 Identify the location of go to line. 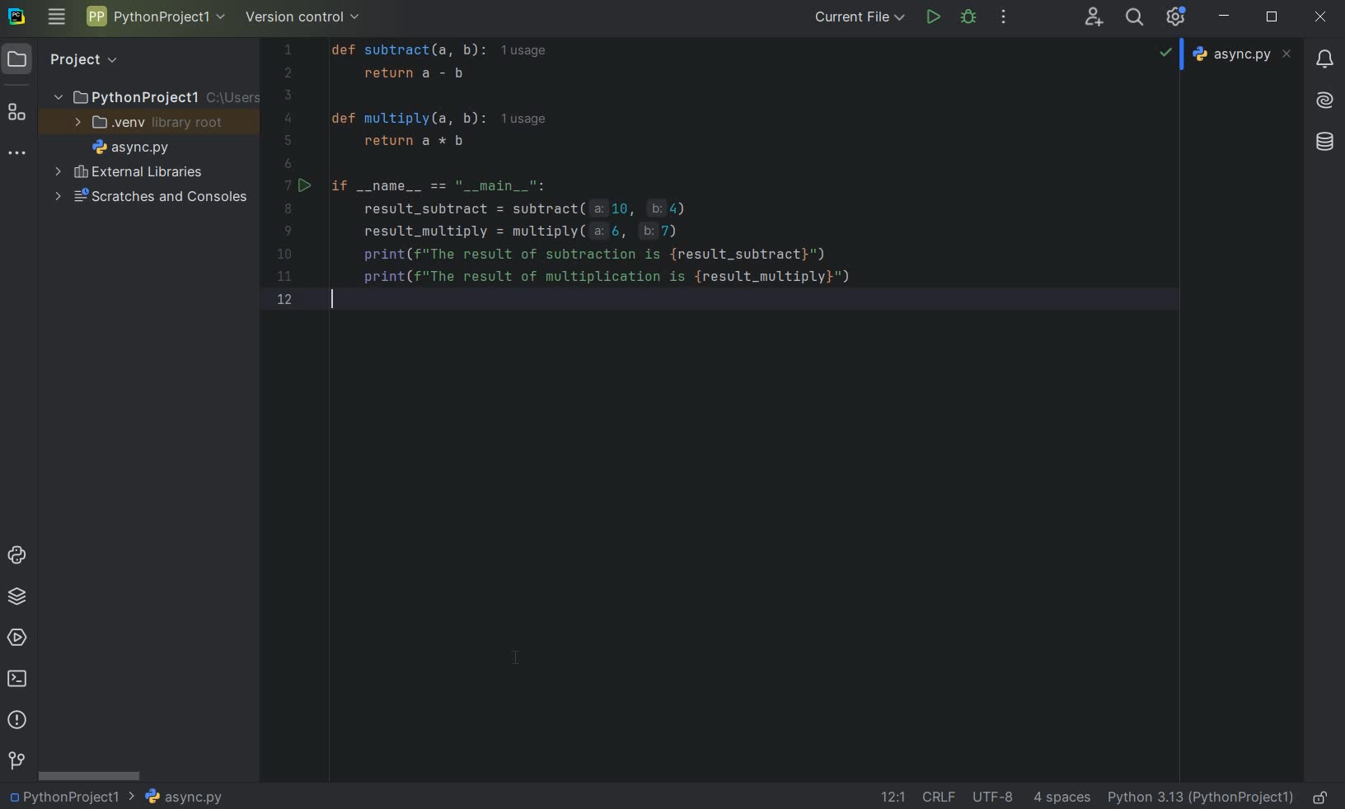
(891, 796).